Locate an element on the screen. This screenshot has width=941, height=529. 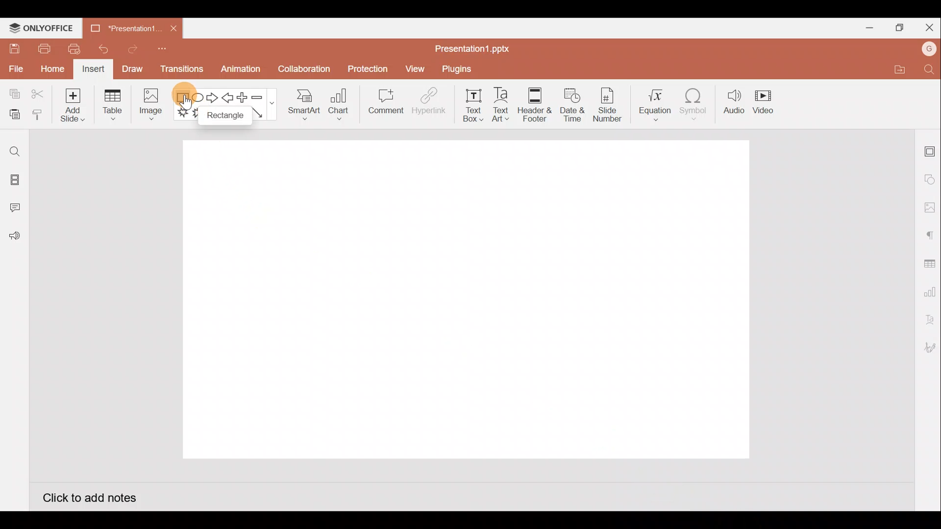
Maximise is located at coordinates (897, 28).